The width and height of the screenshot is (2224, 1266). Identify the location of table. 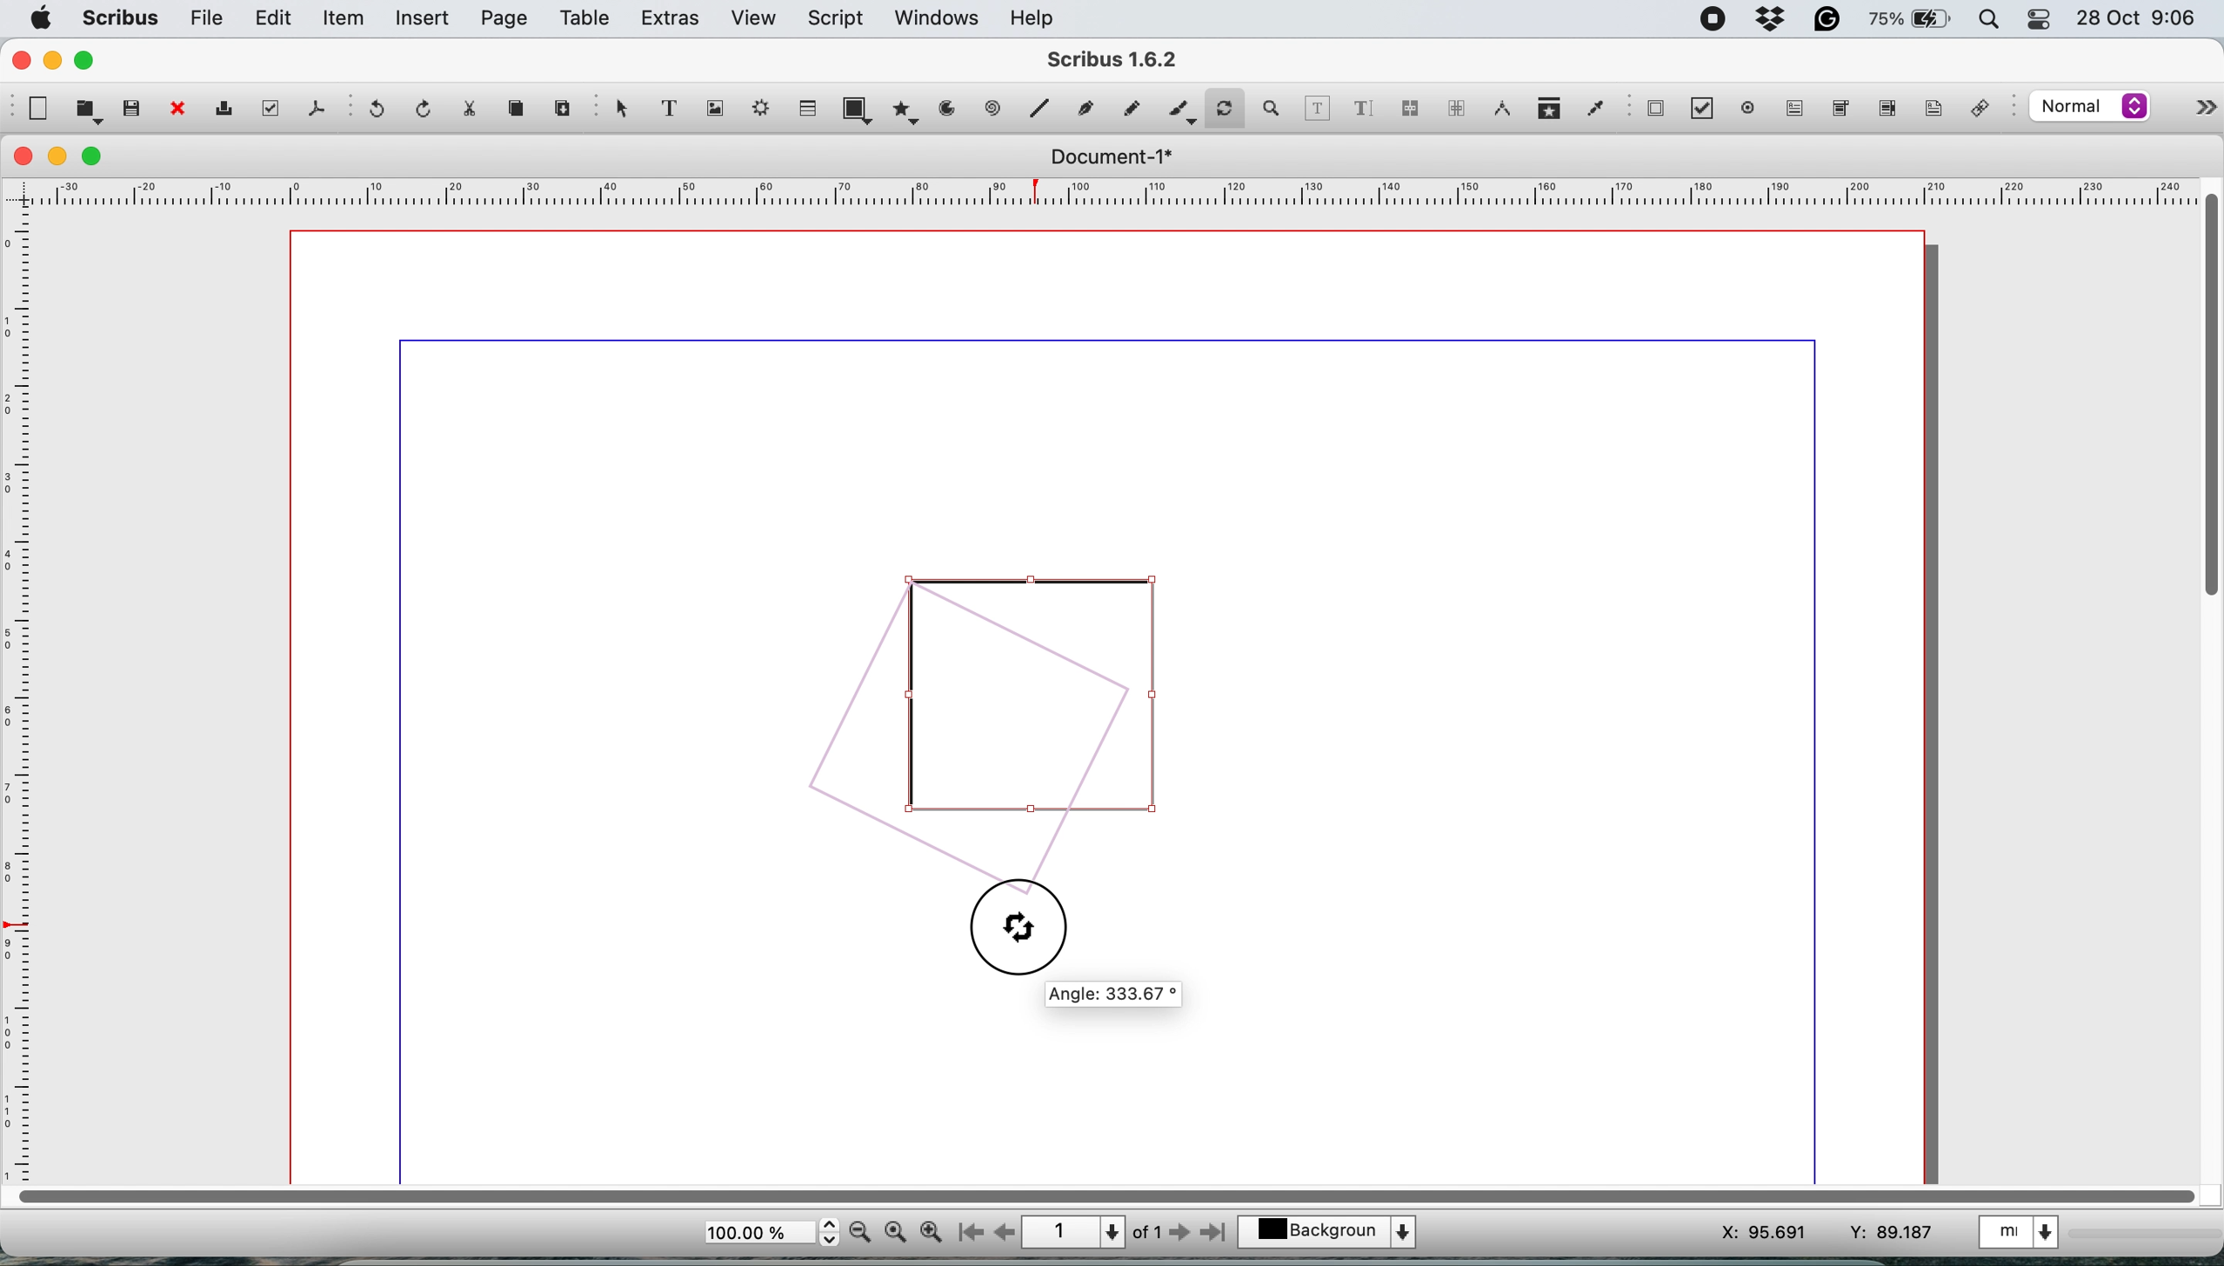
(587, 21).